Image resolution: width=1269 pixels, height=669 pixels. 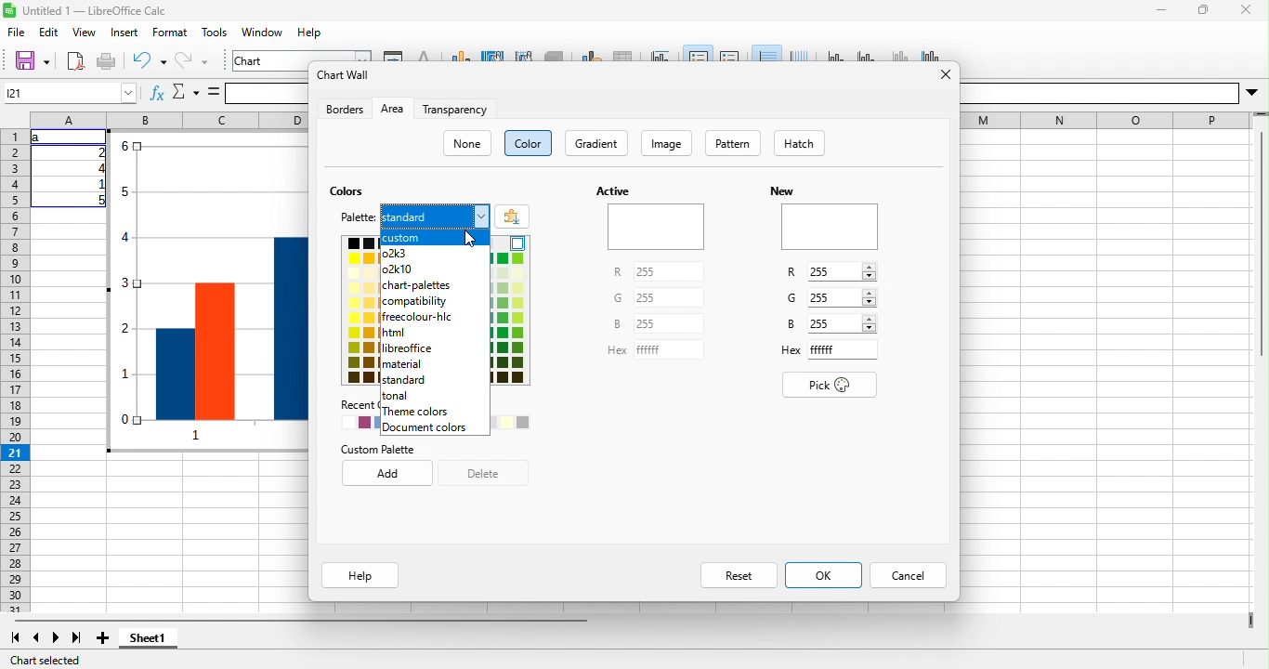 I want to click on sheet1, so click(x=148, y=637).